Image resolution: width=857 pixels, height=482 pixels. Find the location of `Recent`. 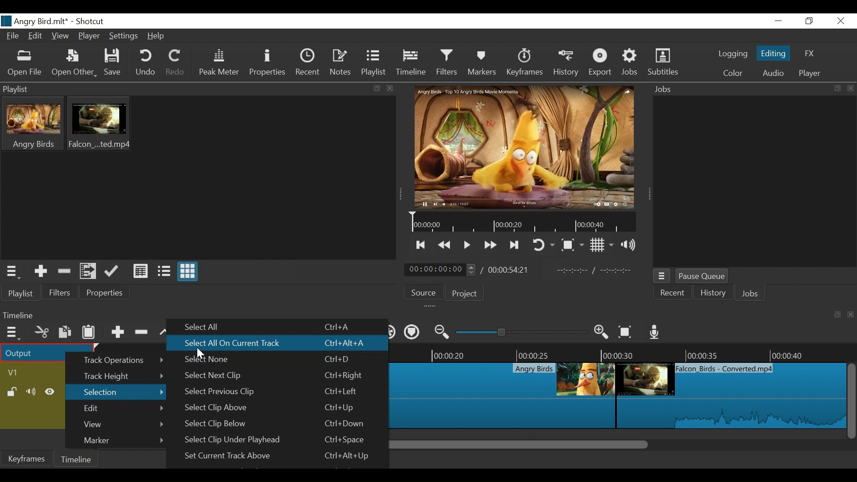

Recent is located at coordinates (673, 294).